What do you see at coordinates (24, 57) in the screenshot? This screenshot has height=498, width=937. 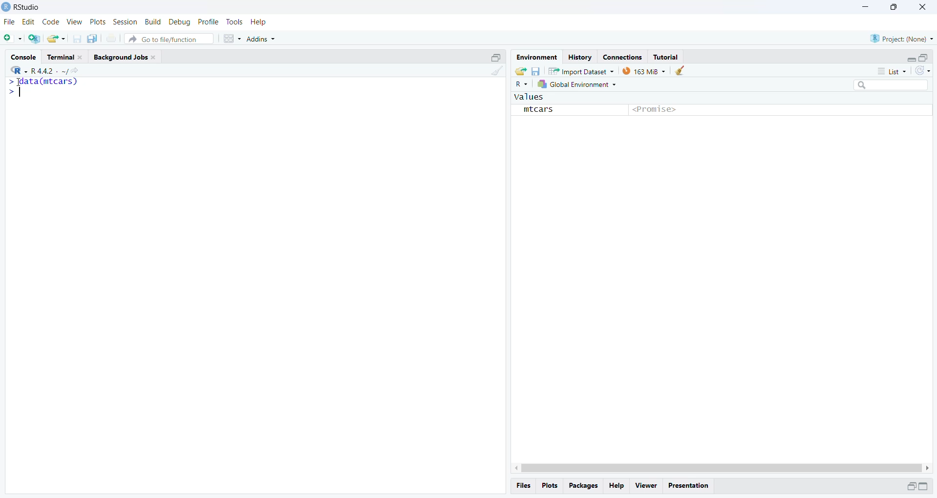 I see `Console` at bounding box center [24, 57].